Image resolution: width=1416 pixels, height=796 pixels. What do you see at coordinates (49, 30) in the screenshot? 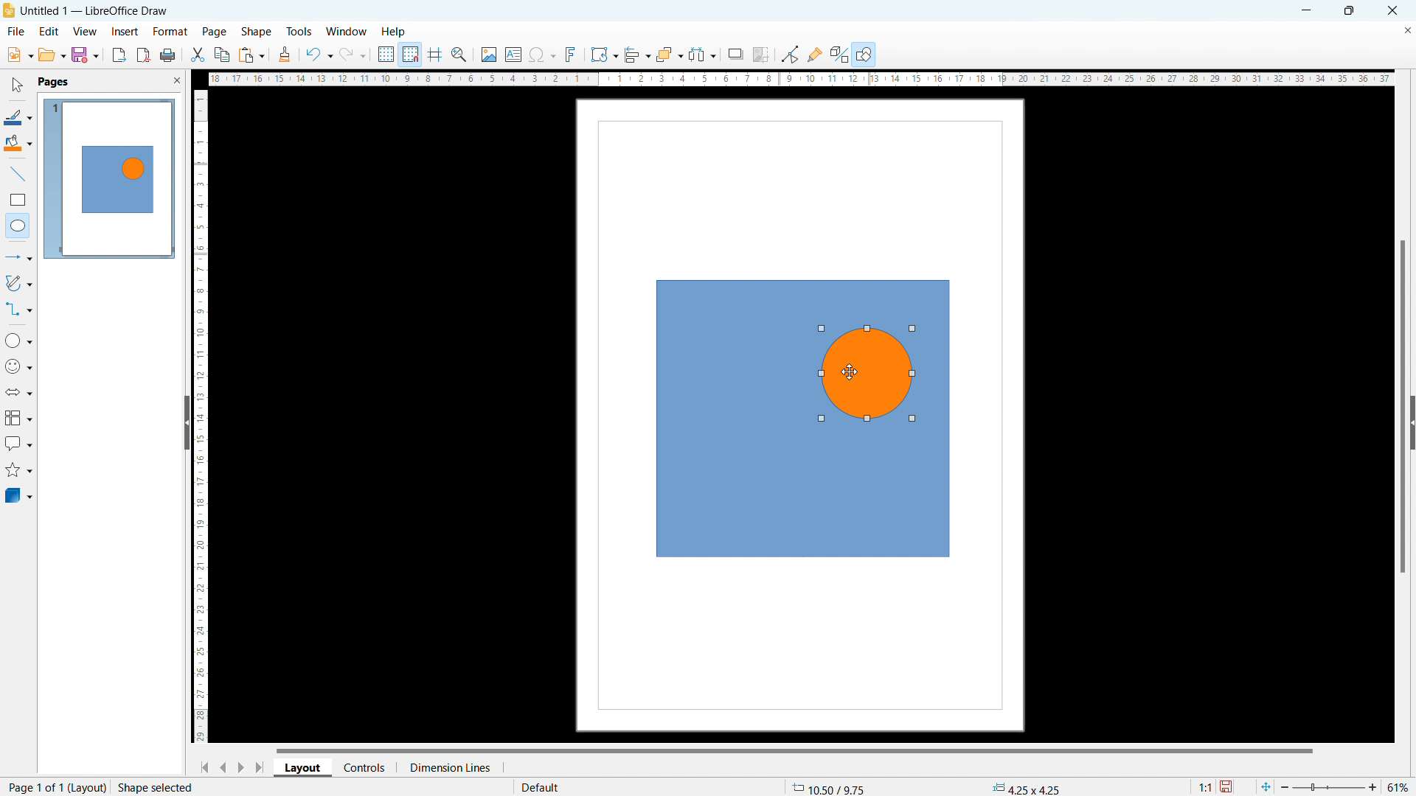
I see `edit` at bounding box center [49, 30].